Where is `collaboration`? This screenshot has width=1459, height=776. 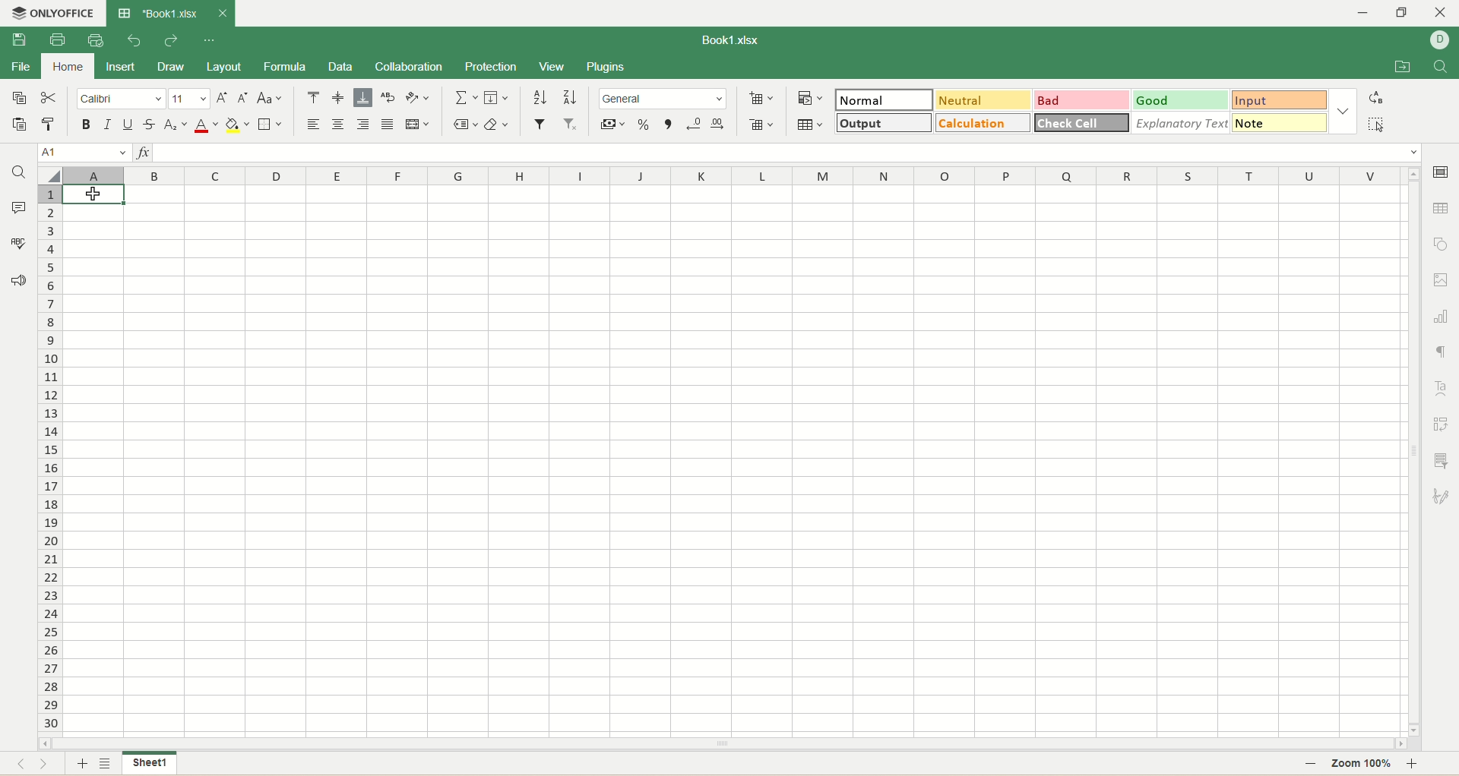
collaboration is located at coordinates (411, 68).